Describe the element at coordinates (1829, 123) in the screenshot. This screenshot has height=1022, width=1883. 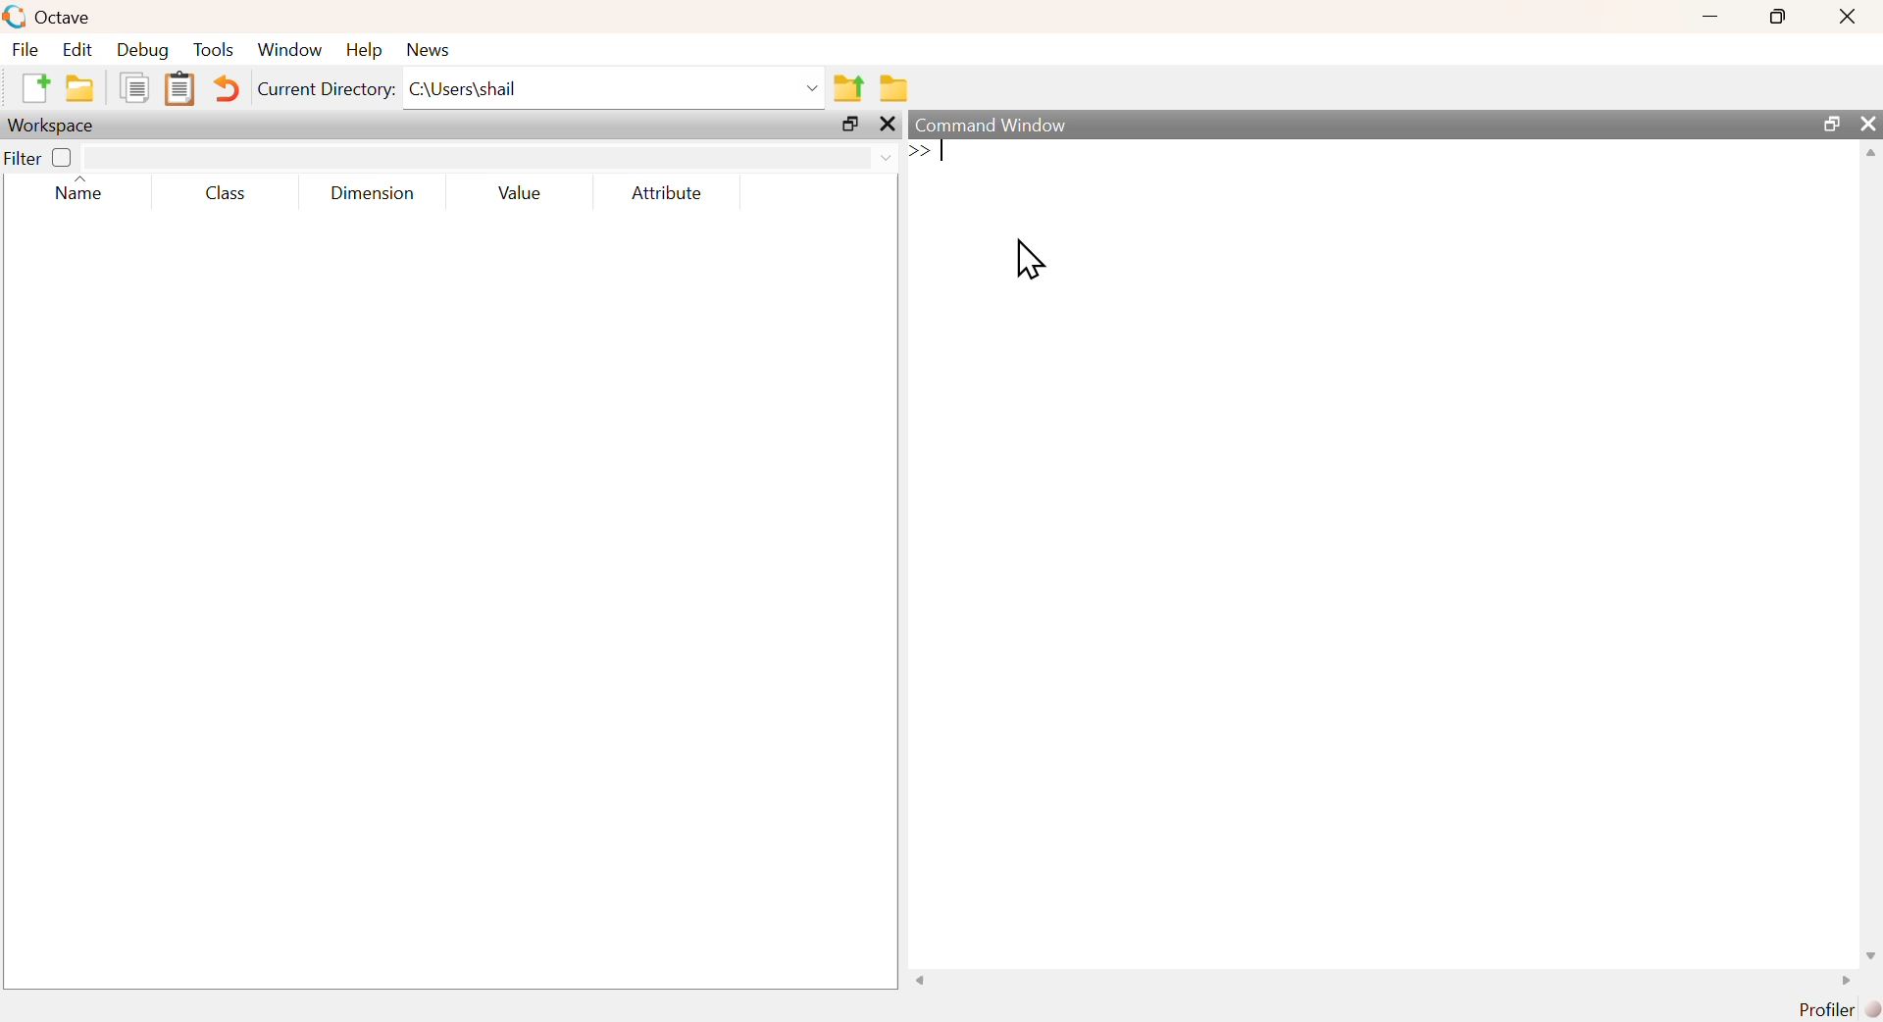
I see `maximize` at that location.